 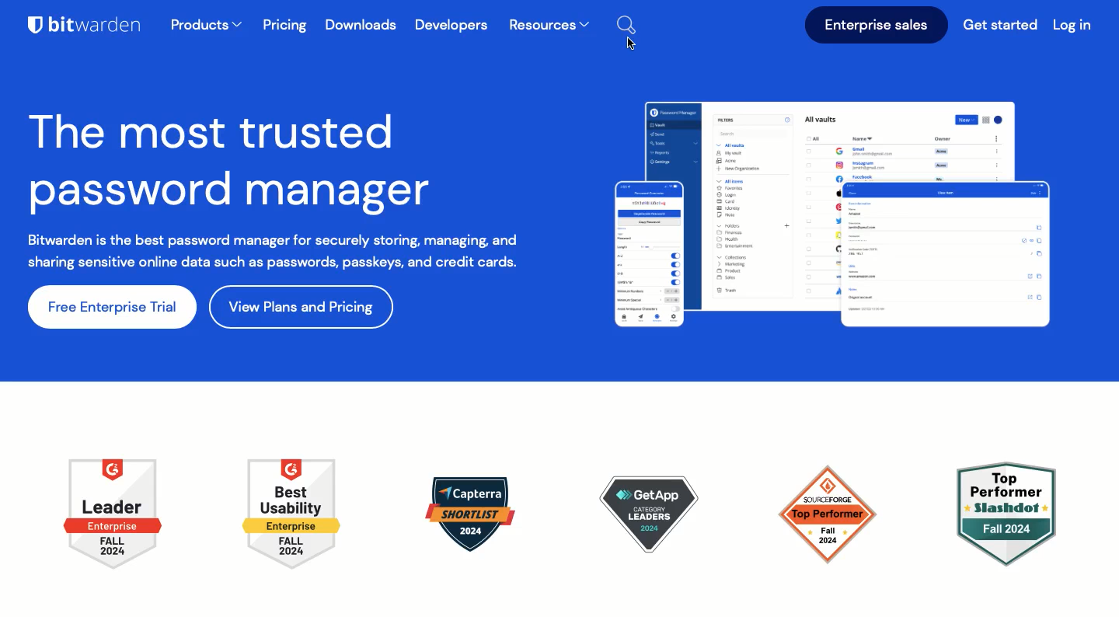 I want to click on Resources, so click(x=549, y=26).